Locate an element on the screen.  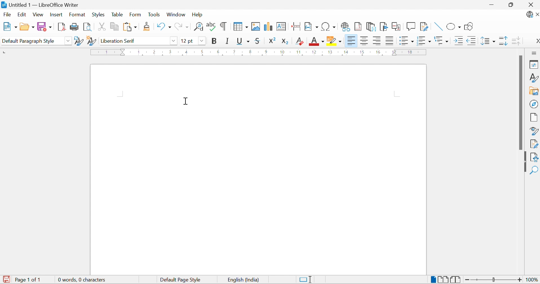
Form is located at coordinates (136, 14).